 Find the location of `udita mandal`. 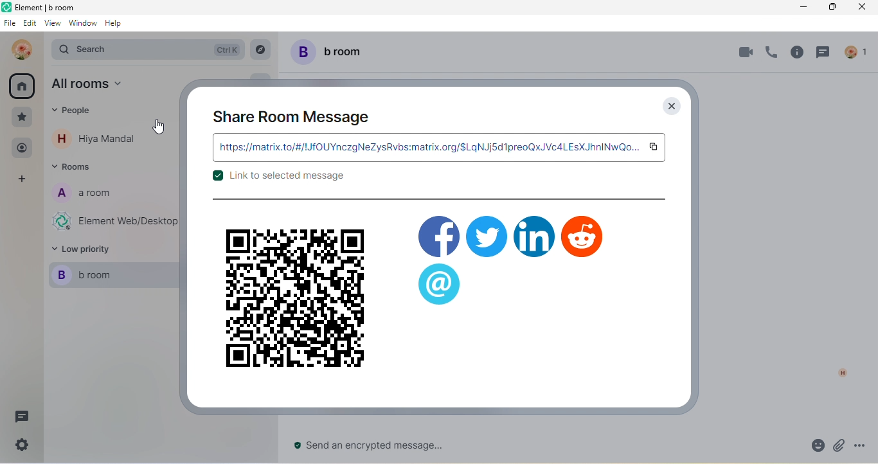

udita mandal is located at coordinates (19, 49).